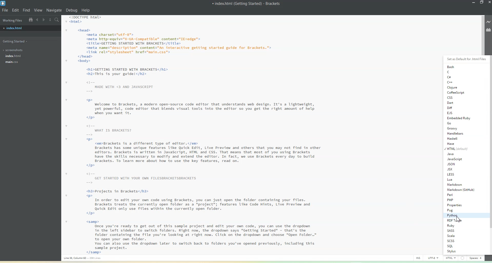  What do you see at coordinates (191, 135) in the screenshot?
I see `Code` at bounding box center [191, 135].